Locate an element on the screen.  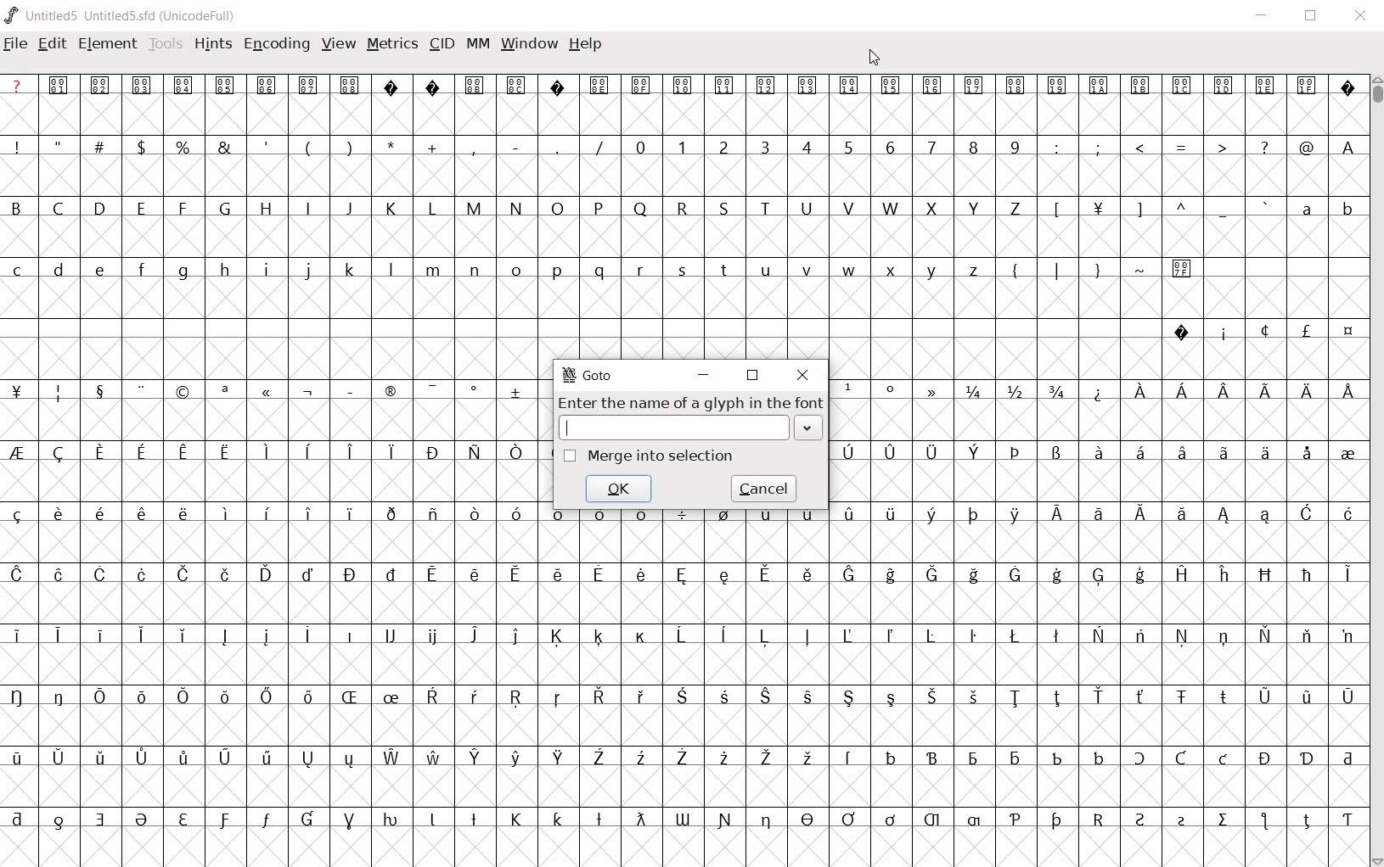
Symbol is located at coordinates (1346, 635).